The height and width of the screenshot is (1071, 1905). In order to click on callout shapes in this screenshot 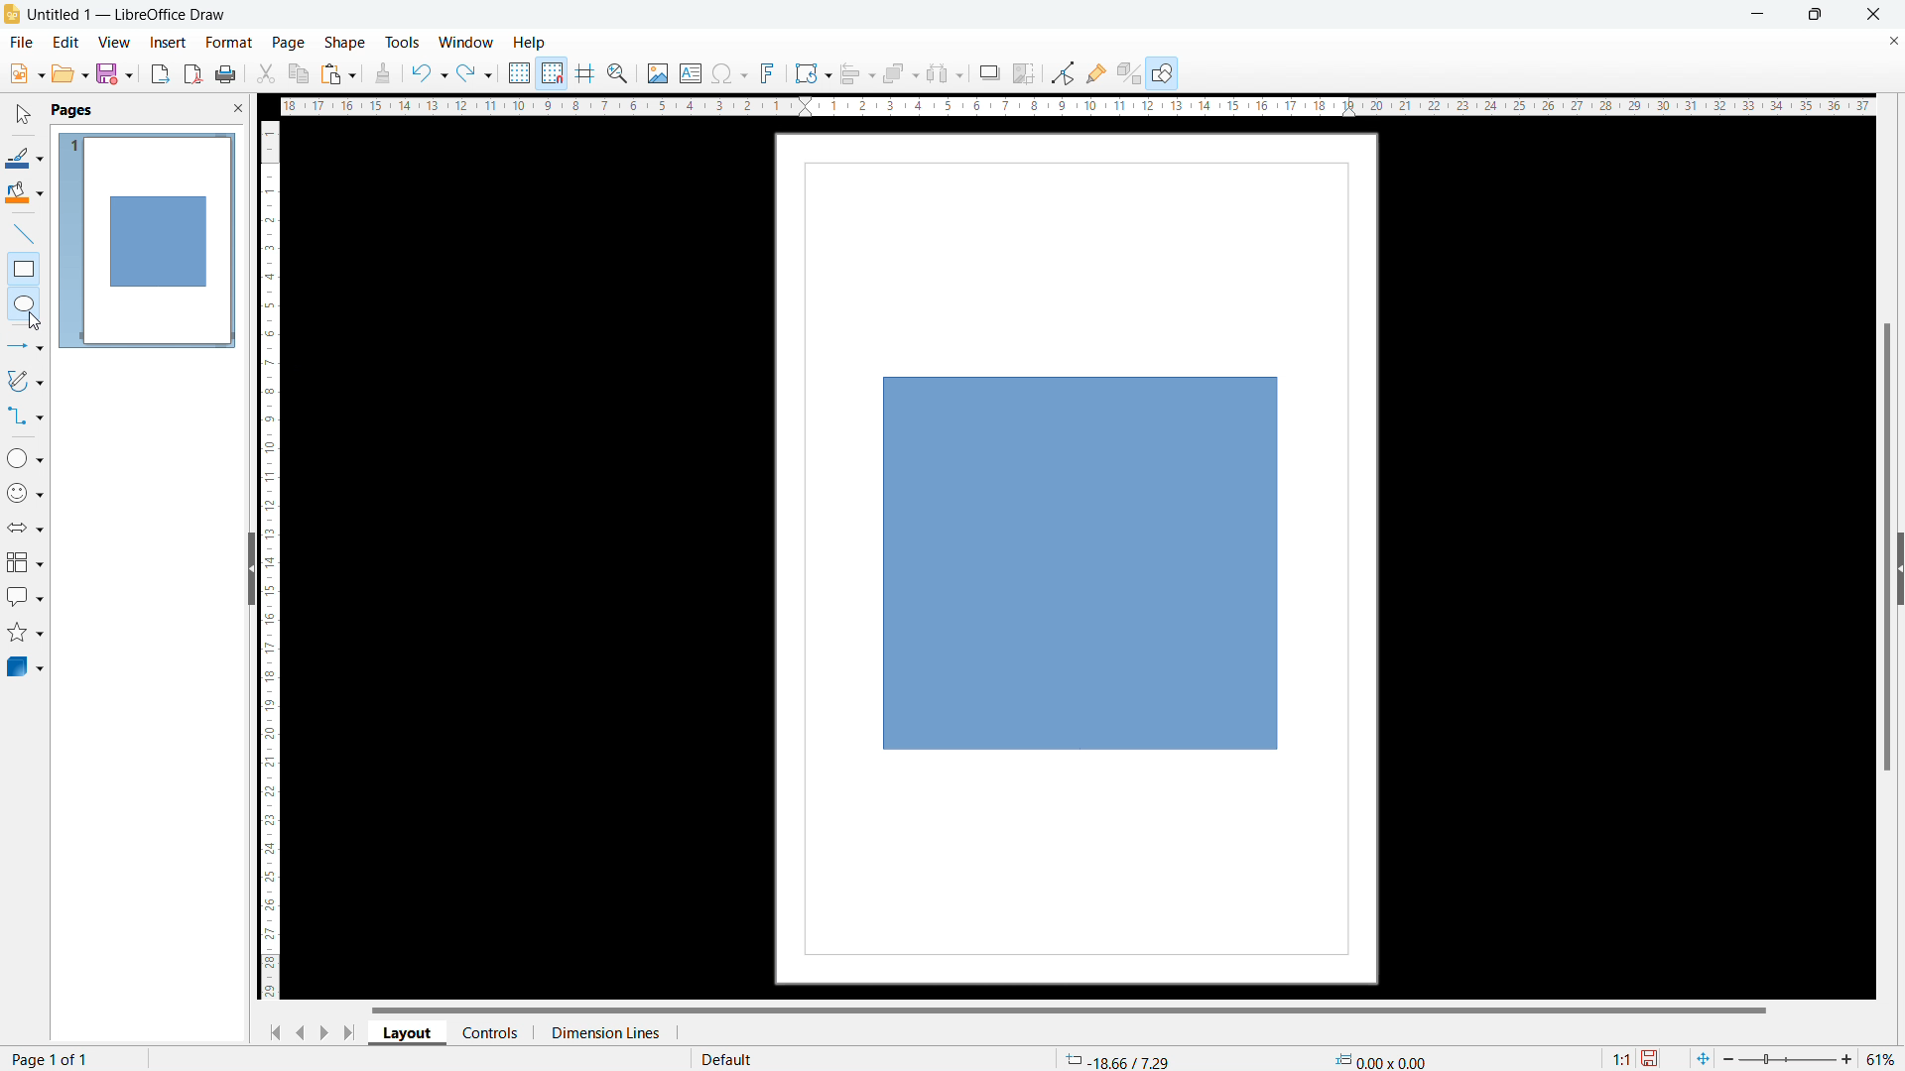, I will do `click(26, 597)`.